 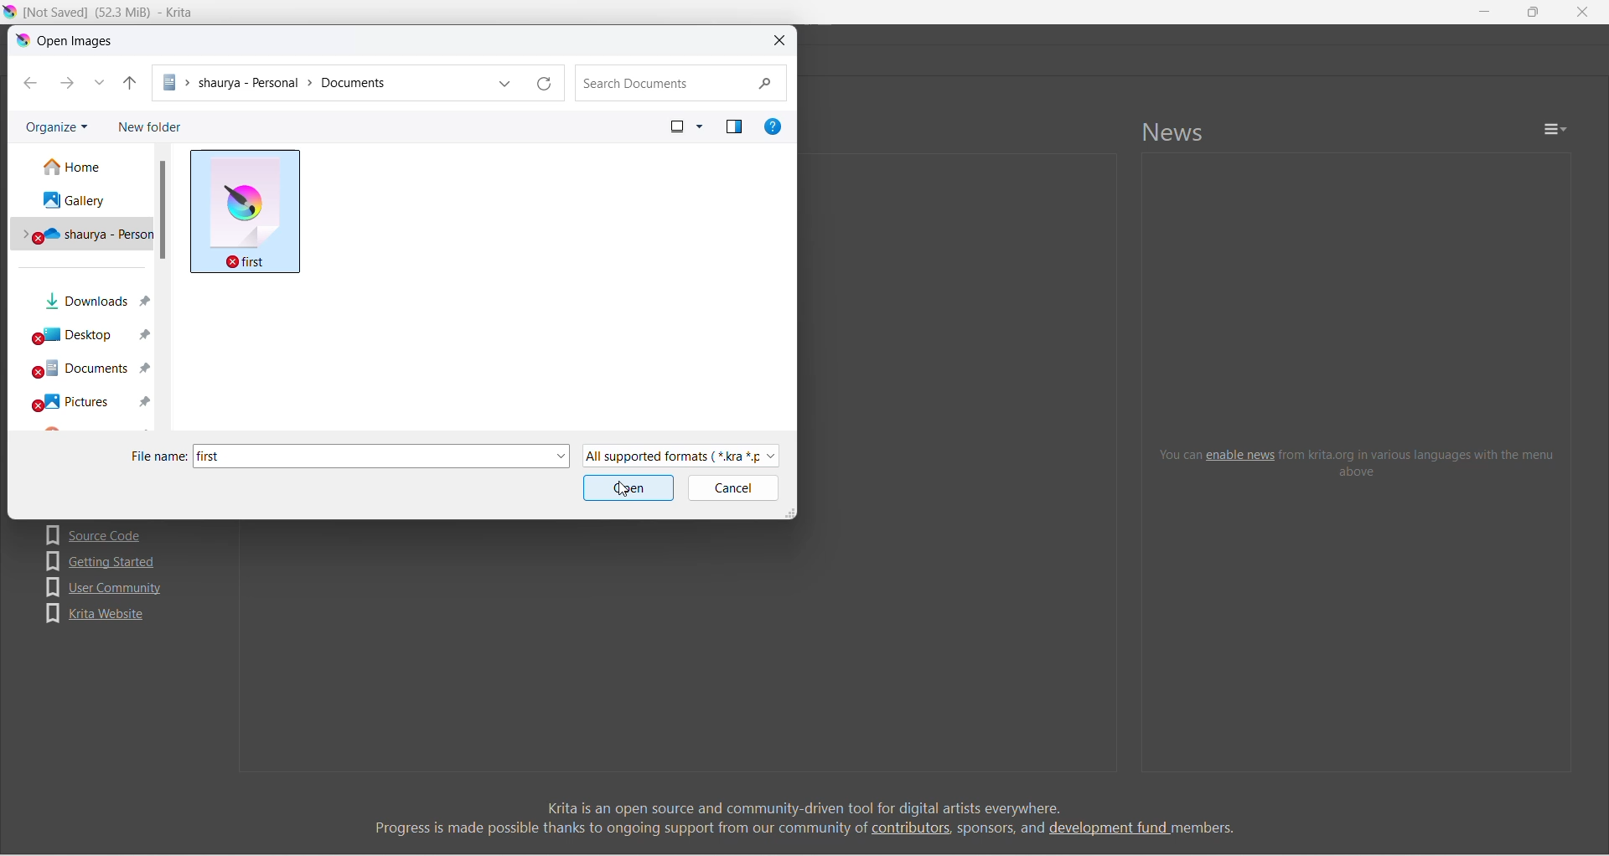 I want to click on close, so click(x=780, y=40).